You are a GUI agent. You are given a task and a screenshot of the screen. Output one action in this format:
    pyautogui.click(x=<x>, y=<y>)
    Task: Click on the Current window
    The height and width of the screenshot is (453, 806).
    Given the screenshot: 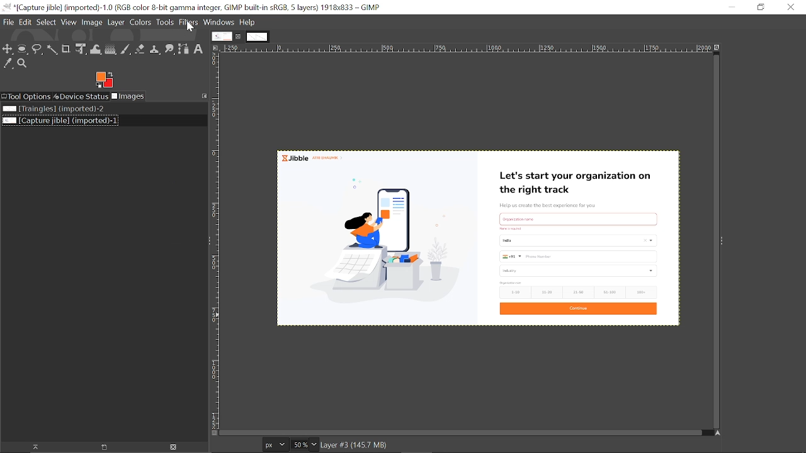 What is the action you would take?
    pyautogui.click(x=193, y=7)
    